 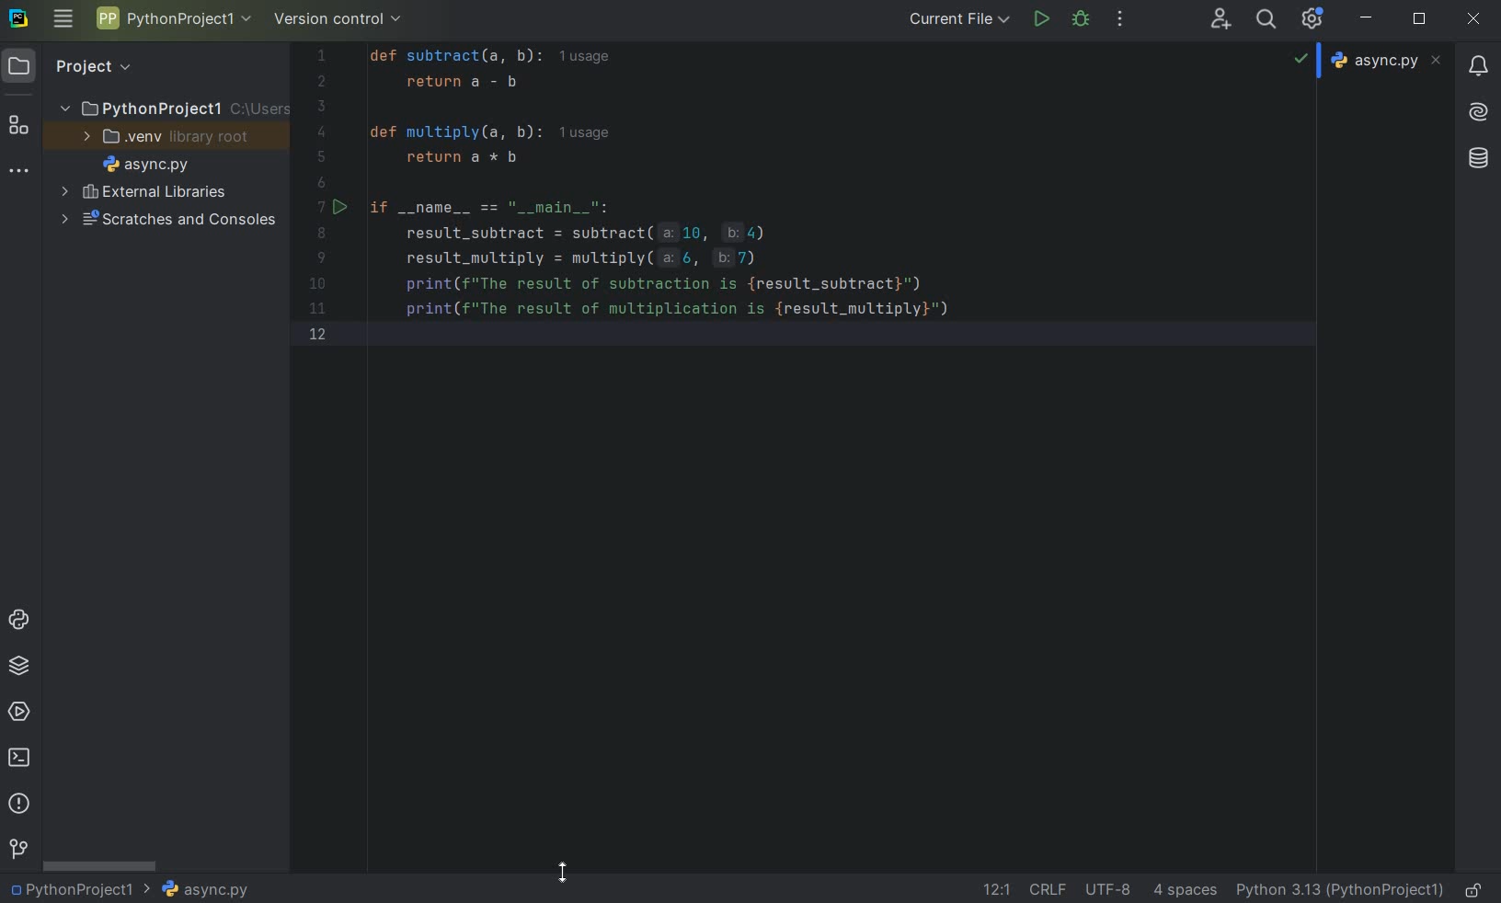 I want to click on no problems, so click(x=1302, y=58).